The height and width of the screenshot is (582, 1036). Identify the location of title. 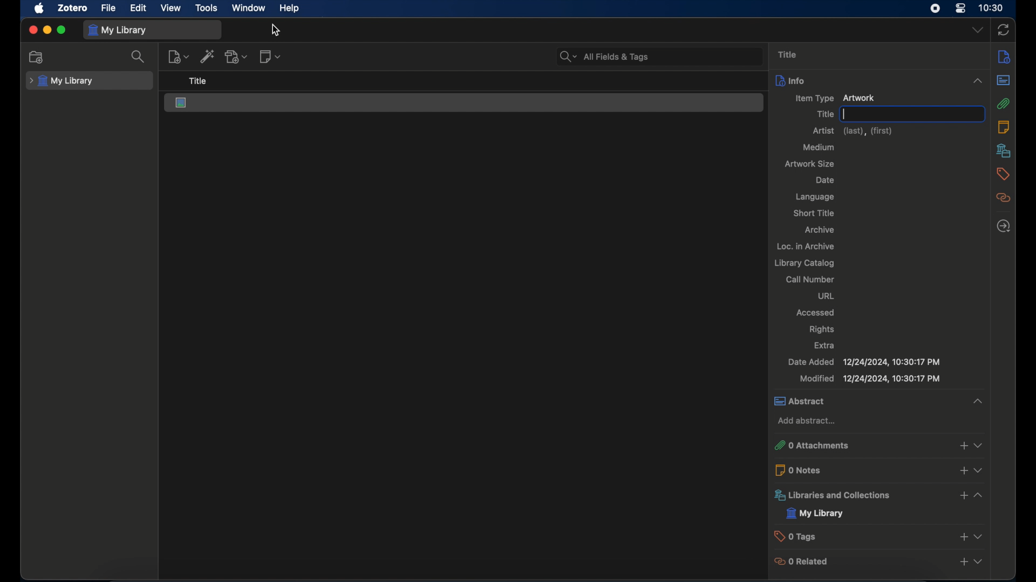
(825, 114).